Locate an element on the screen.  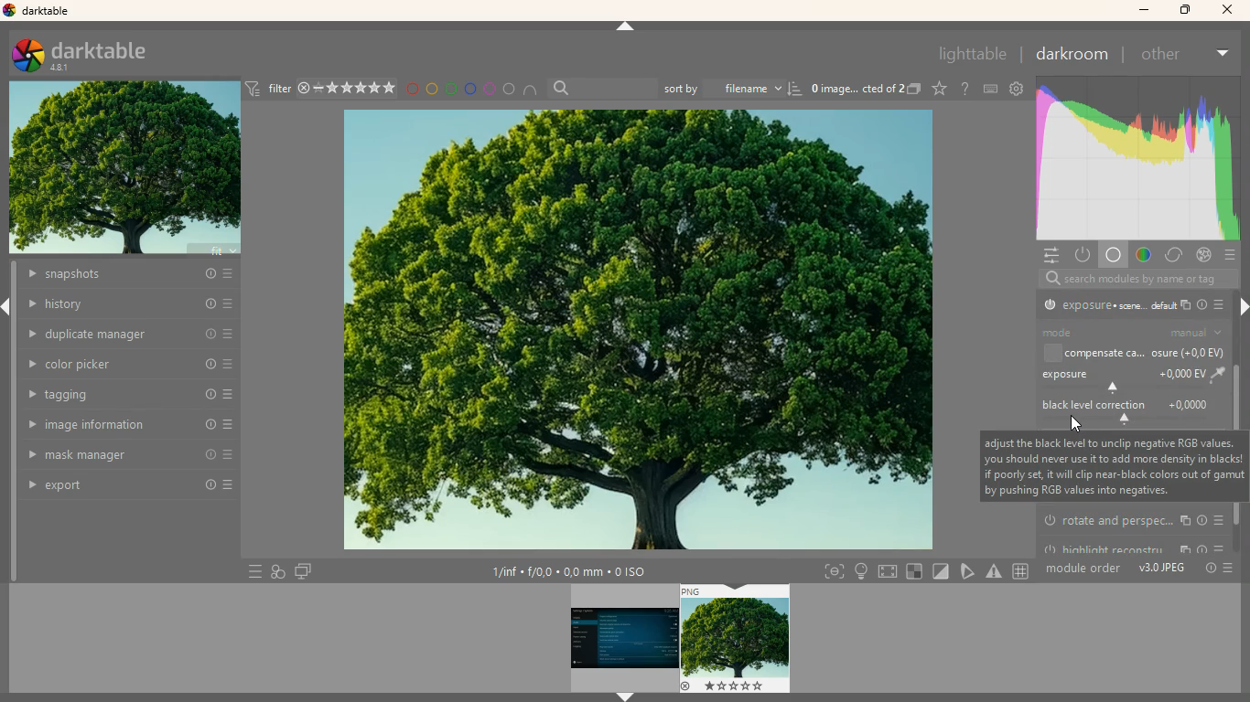
description is located at coordinates (1111, 466).